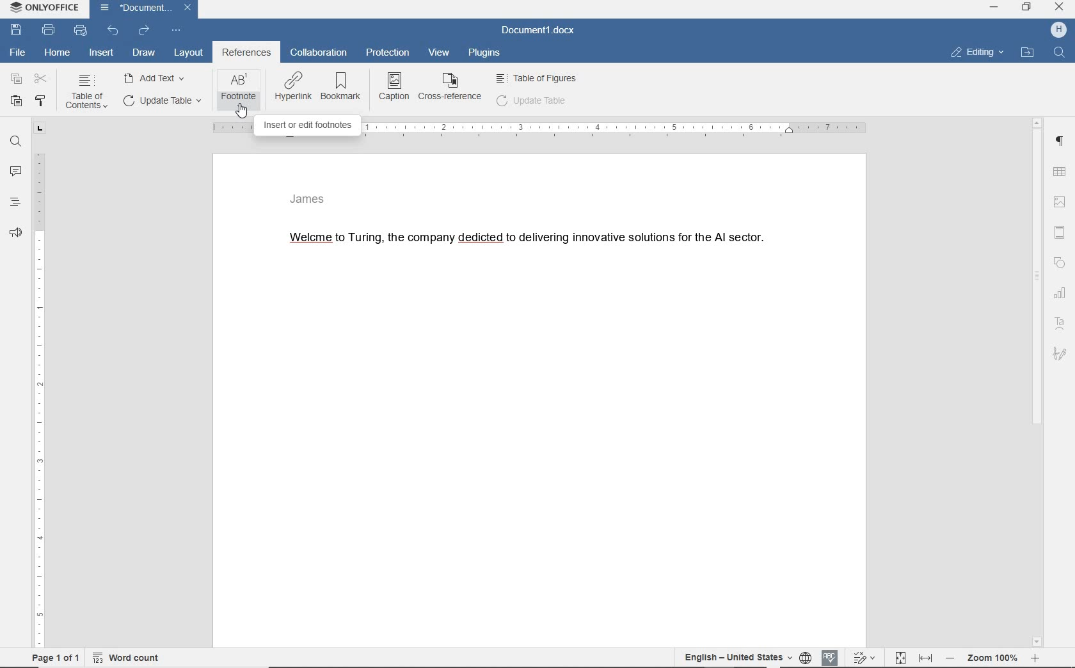 This screenshot has height=668, width=1075. I want to click on bookmark, so click(343, 88).